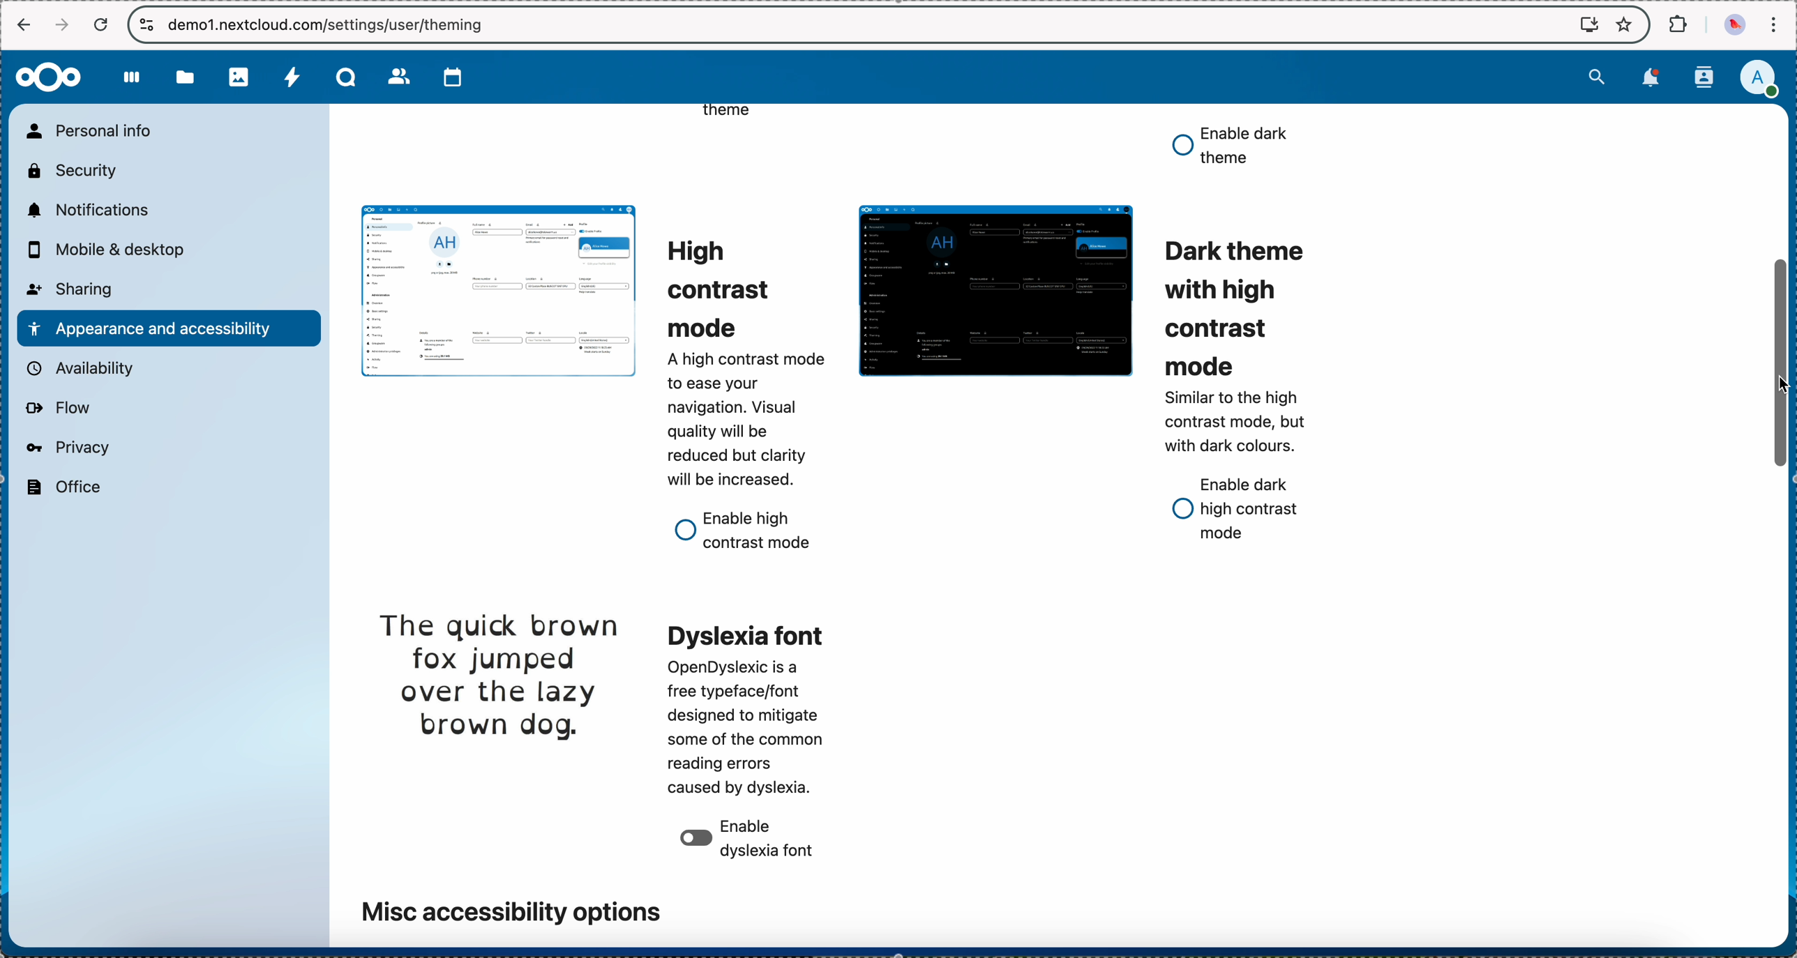 This screenshot has height=958, width=1797. What do you see at coordinates (744, 420) in the screenshot?
I see `description` at bounding box center [744, 420].